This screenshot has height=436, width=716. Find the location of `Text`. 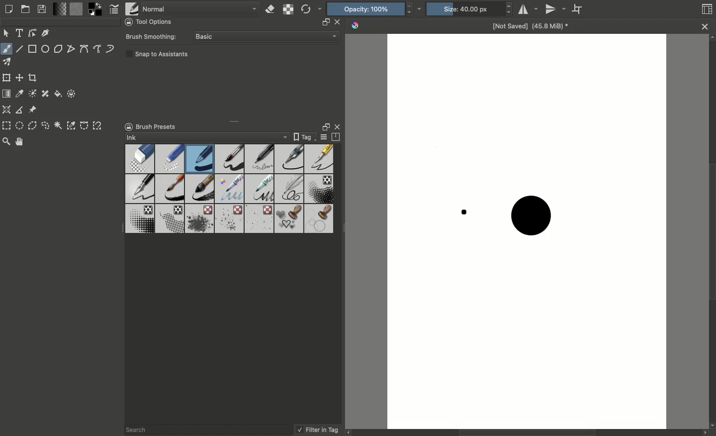

Text is located at coordinates (20, 33).